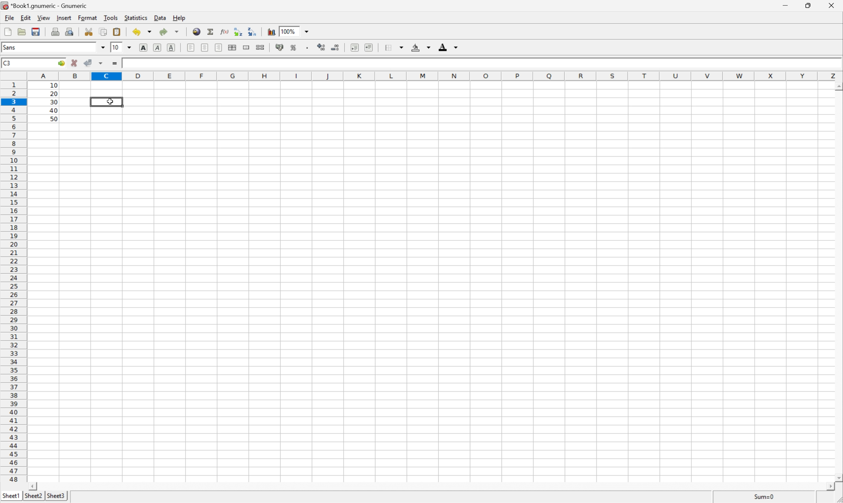  Describe the element at coordinates (233, 47) in the screenshot. I see `Center horizontally across the selection` at that location.